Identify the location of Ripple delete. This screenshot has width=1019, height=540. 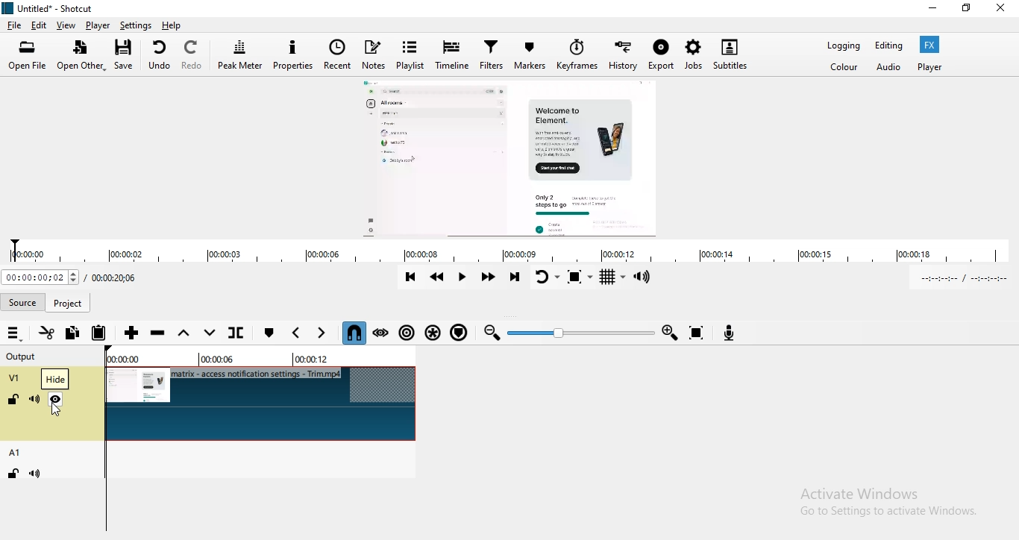
(159, 334).